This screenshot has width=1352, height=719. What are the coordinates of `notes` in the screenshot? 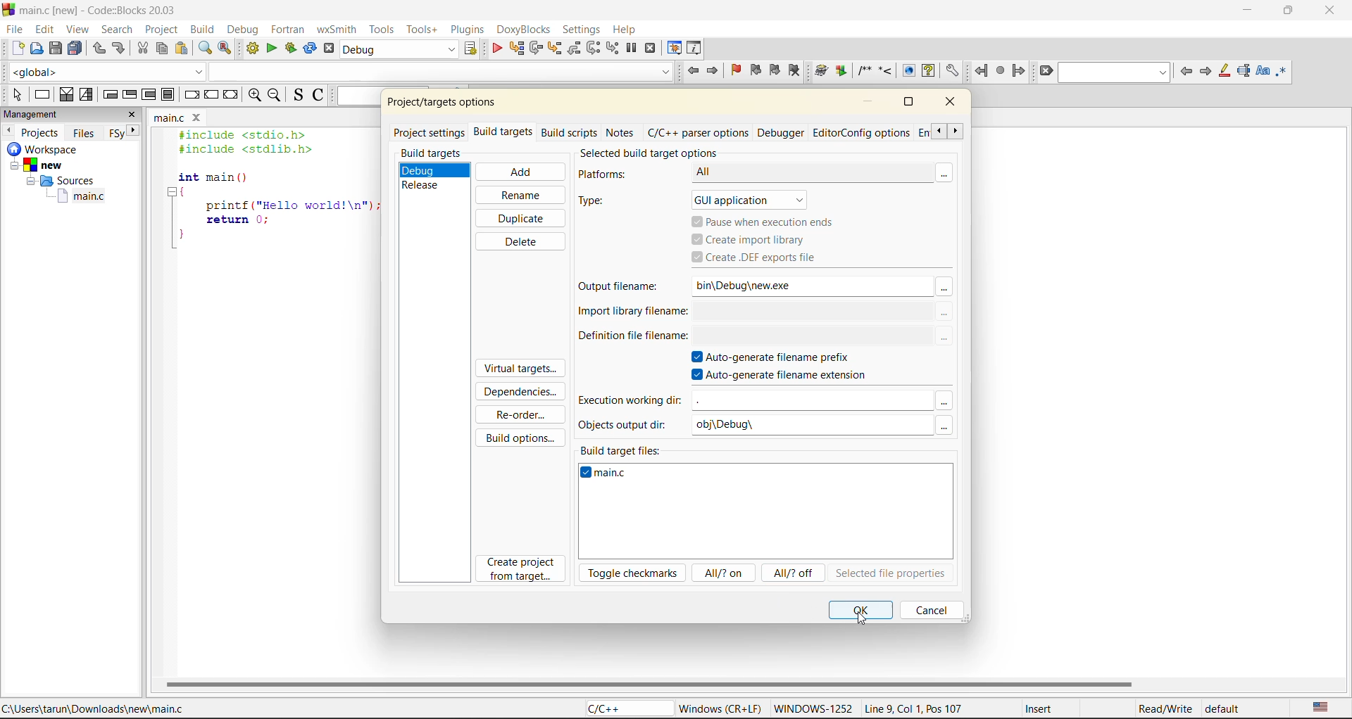 It's located at (622, 132).